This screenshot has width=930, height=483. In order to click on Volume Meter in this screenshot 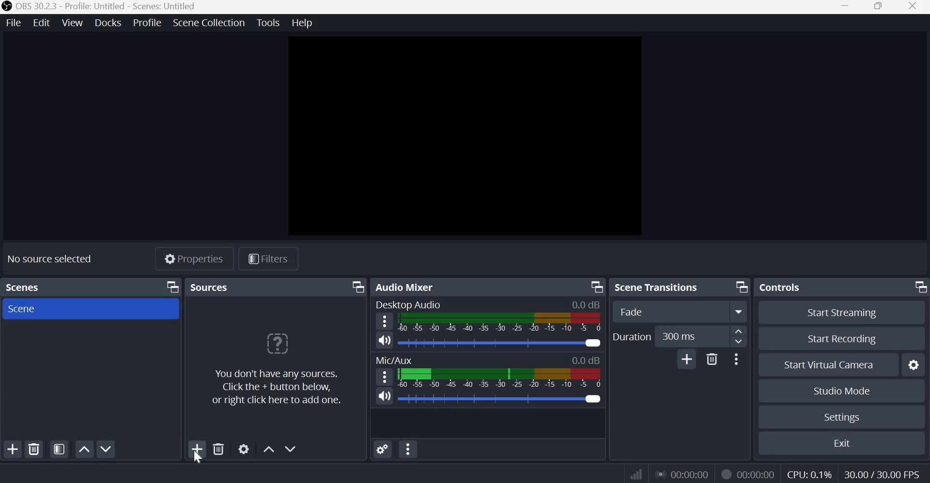, I will do `click(500, 380)`.